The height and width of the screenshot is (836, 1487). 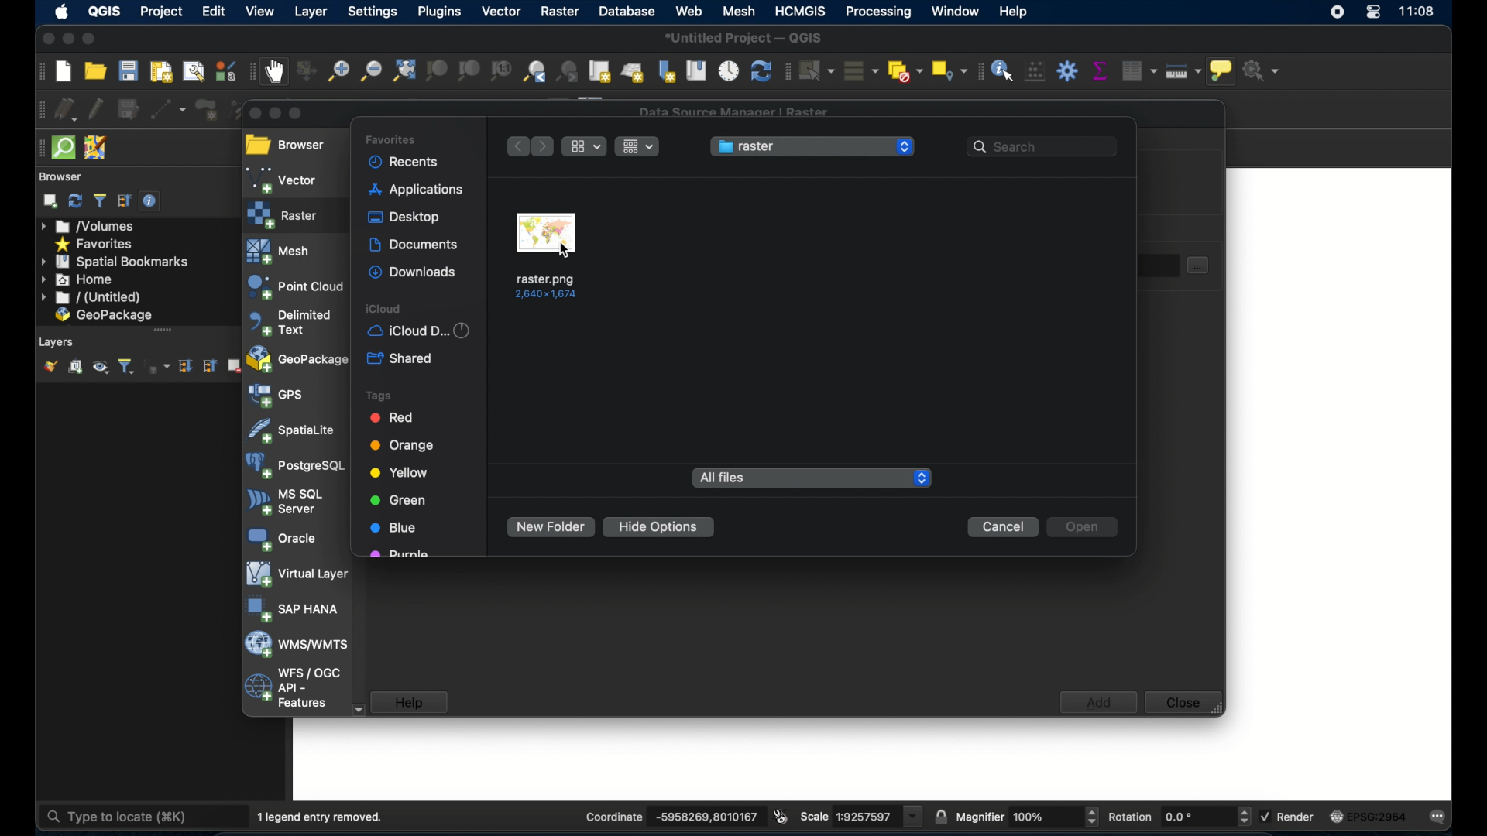 I want to click on map navigation toolbar, so click(x=252, y=71).